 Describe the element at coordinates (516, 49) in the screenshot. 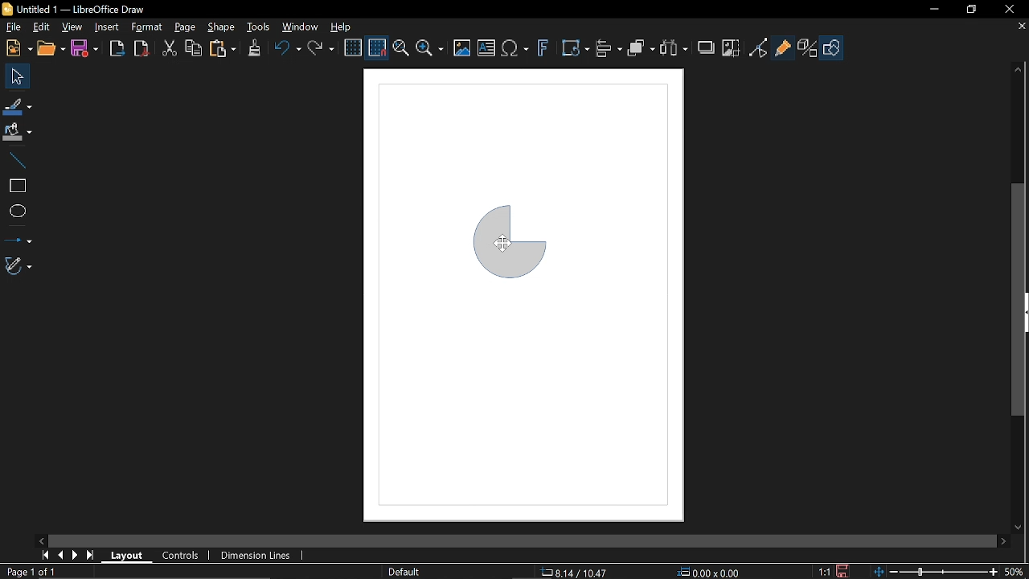

I see `insert equation` at that location.